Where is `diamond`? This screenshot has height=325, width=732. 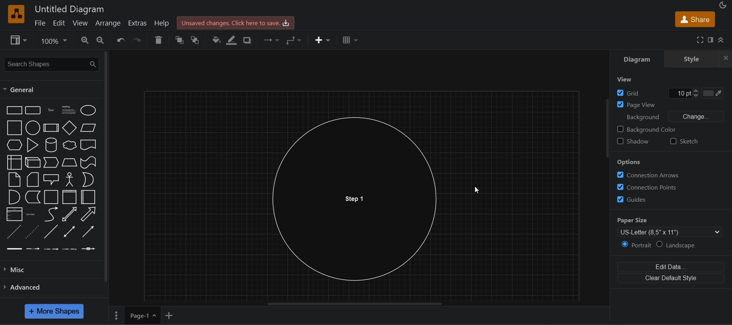 diamond is located at coordinates (69, 127).